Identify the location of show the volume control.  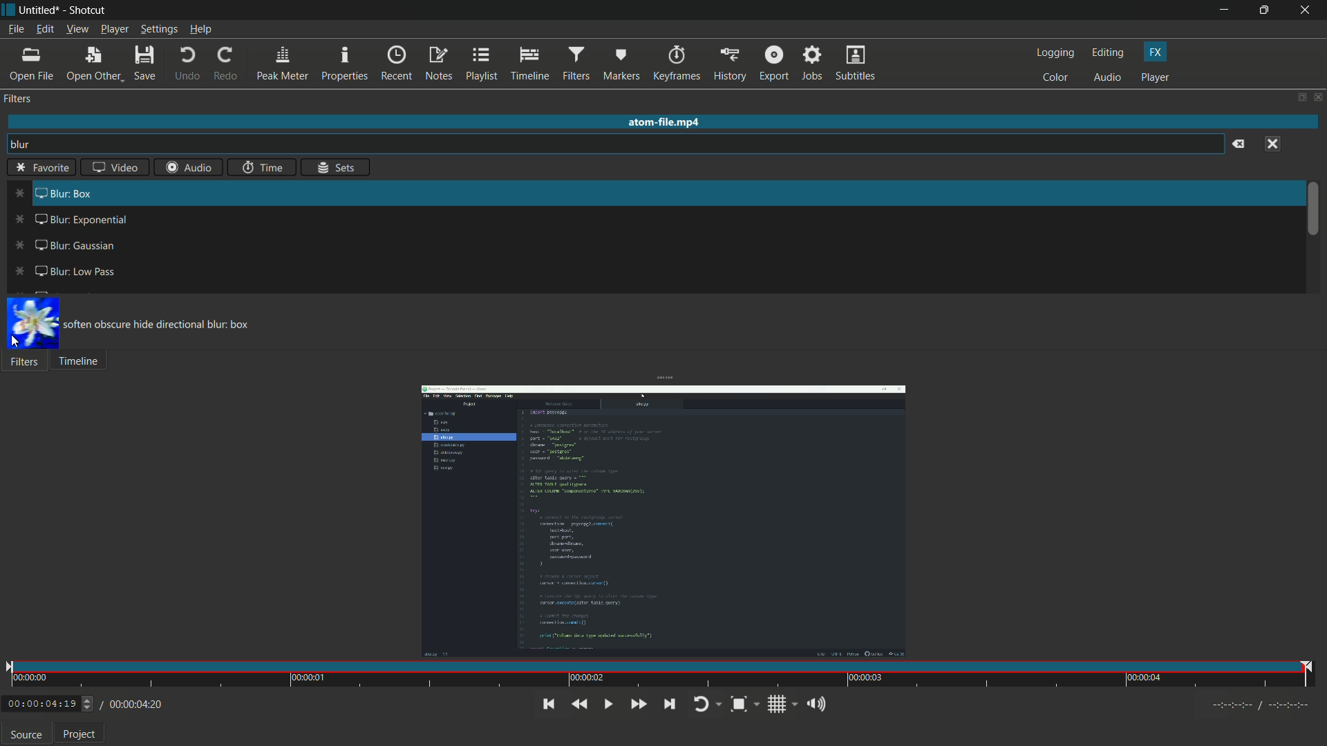
(816, 705).